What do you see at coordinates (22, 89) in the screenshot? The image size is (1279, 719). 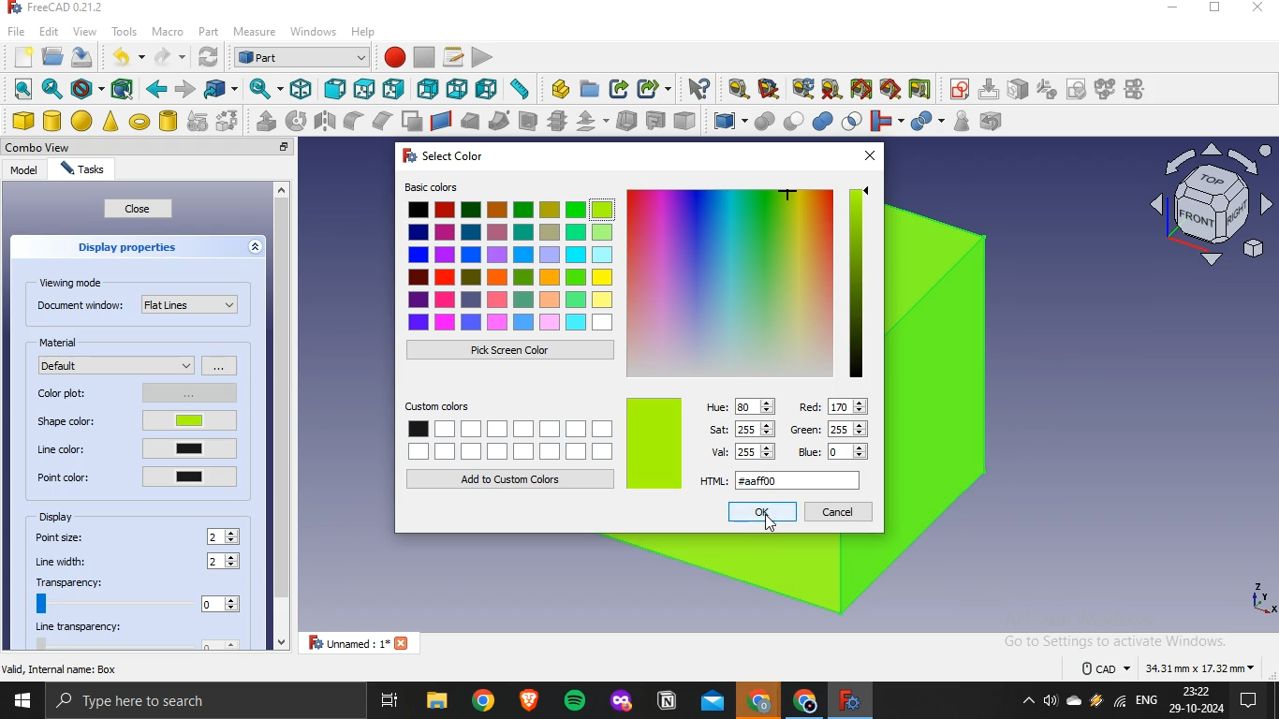 I see `fit all` at bounding box center [22, 89].